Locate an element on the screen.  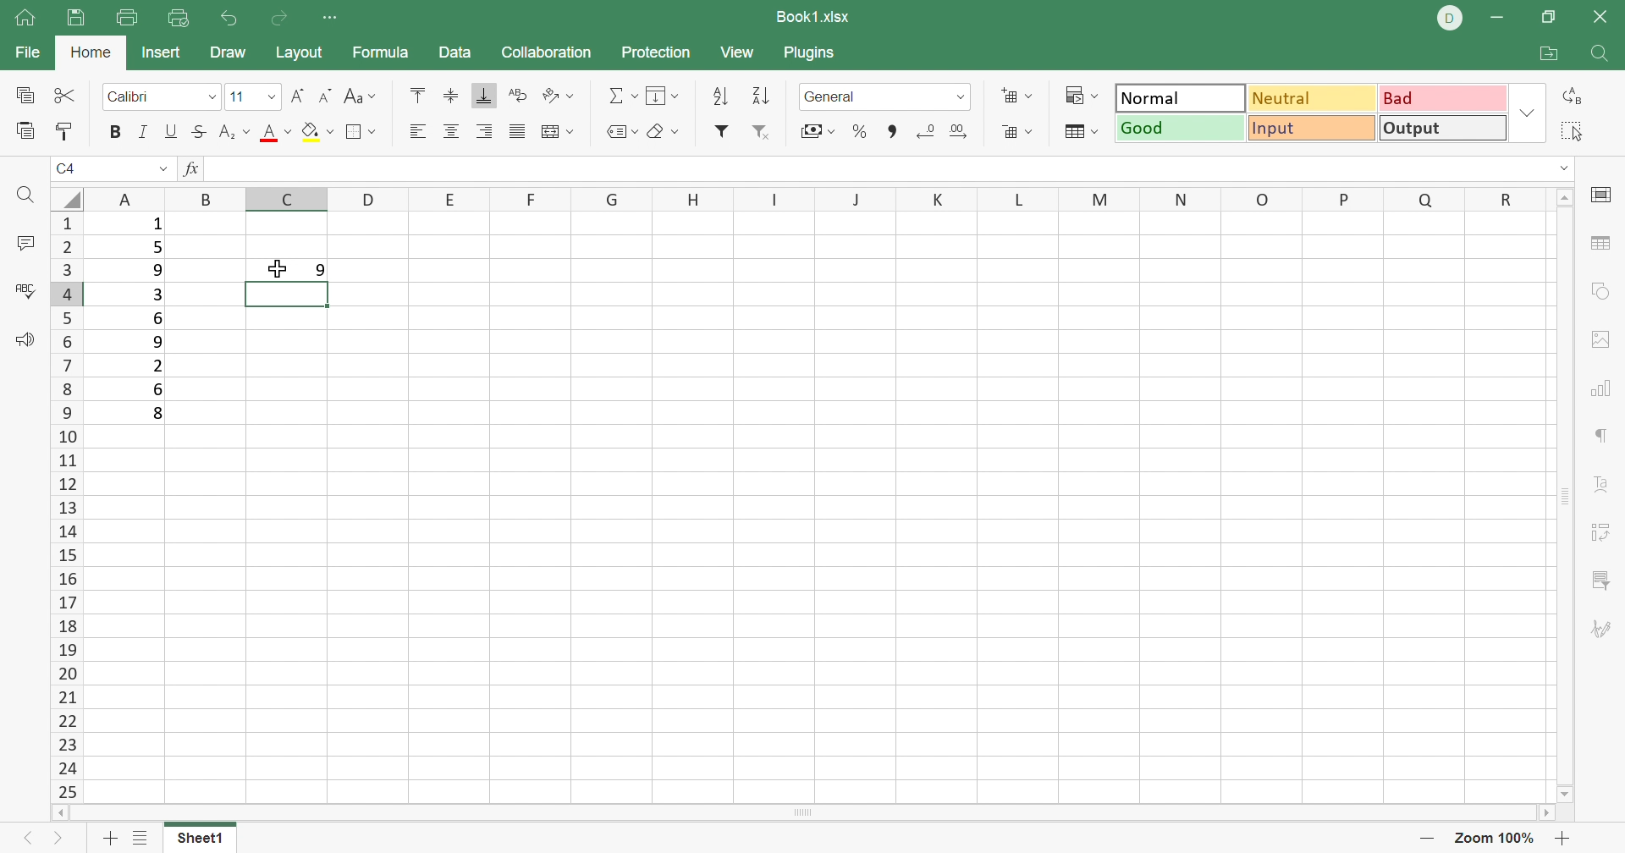
View is located at coordinates (738, 51).